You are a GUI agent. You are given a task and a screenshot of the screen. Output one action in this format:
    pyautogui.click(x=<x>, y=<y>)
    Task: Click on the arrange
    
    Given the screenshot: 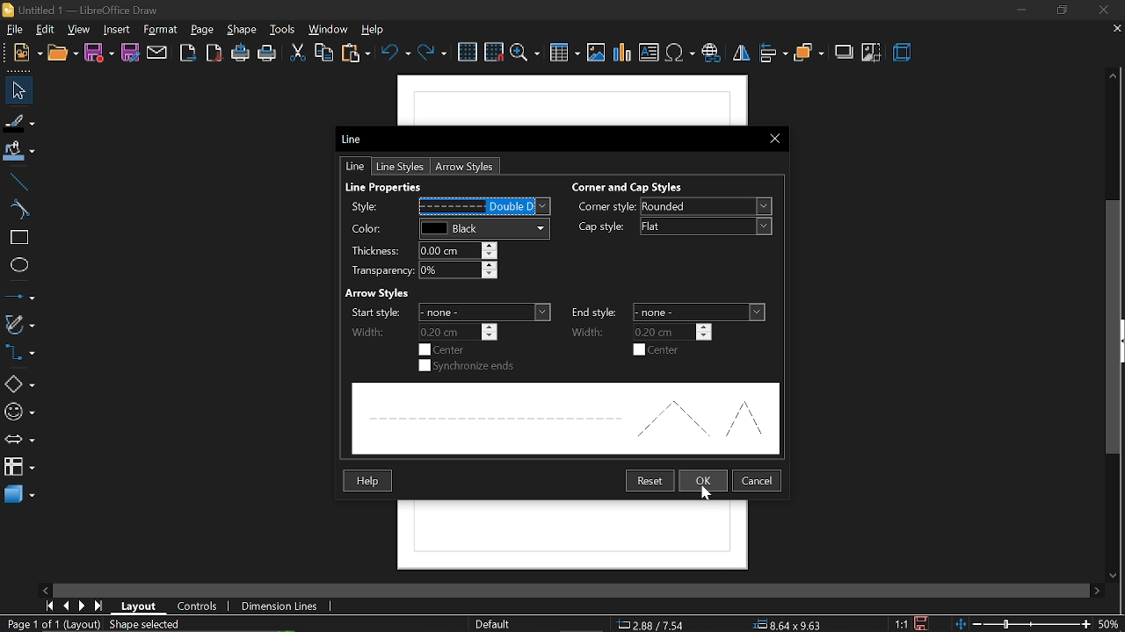 What is the action you would take?
    pyautogui.click(x=809, y=52)
    